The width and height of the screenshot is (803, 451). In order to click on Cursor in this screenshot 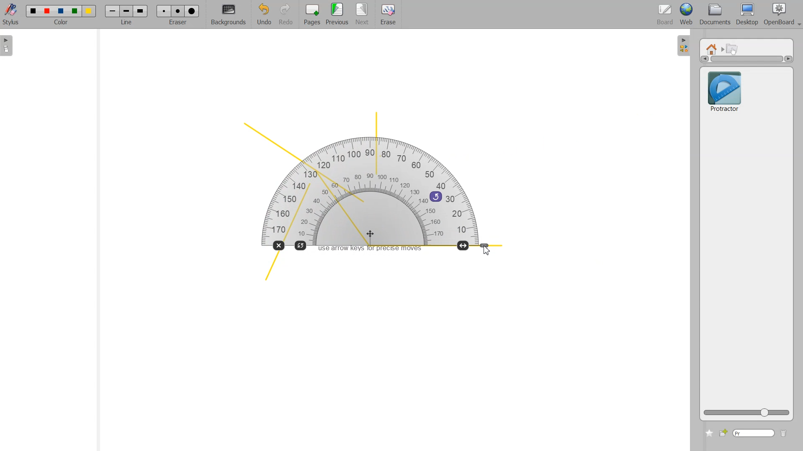, I will do `click(487, 251)`.